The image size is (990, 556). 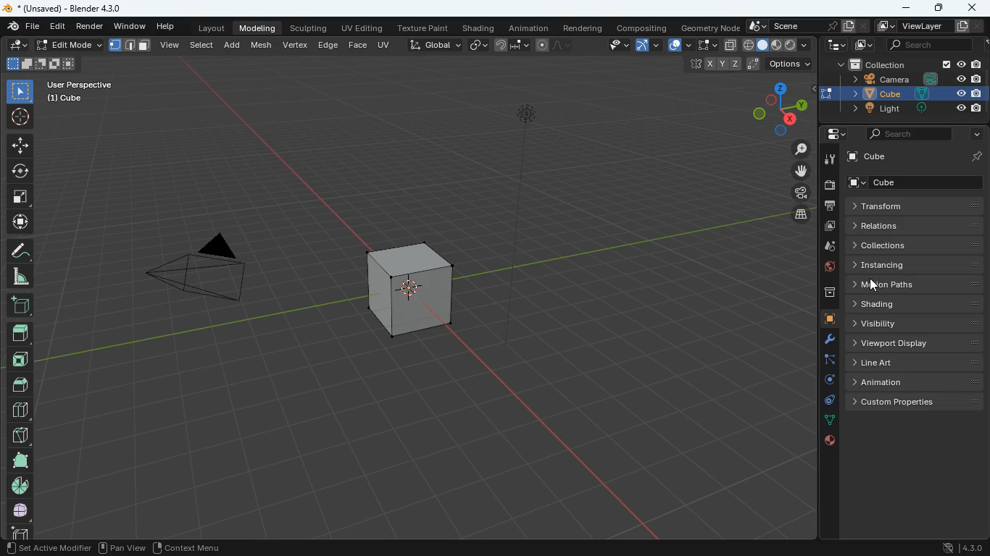 What do you see at coordinates (917, 156) in the screenshot?
I see `cube` at bounding box center [917, 156].